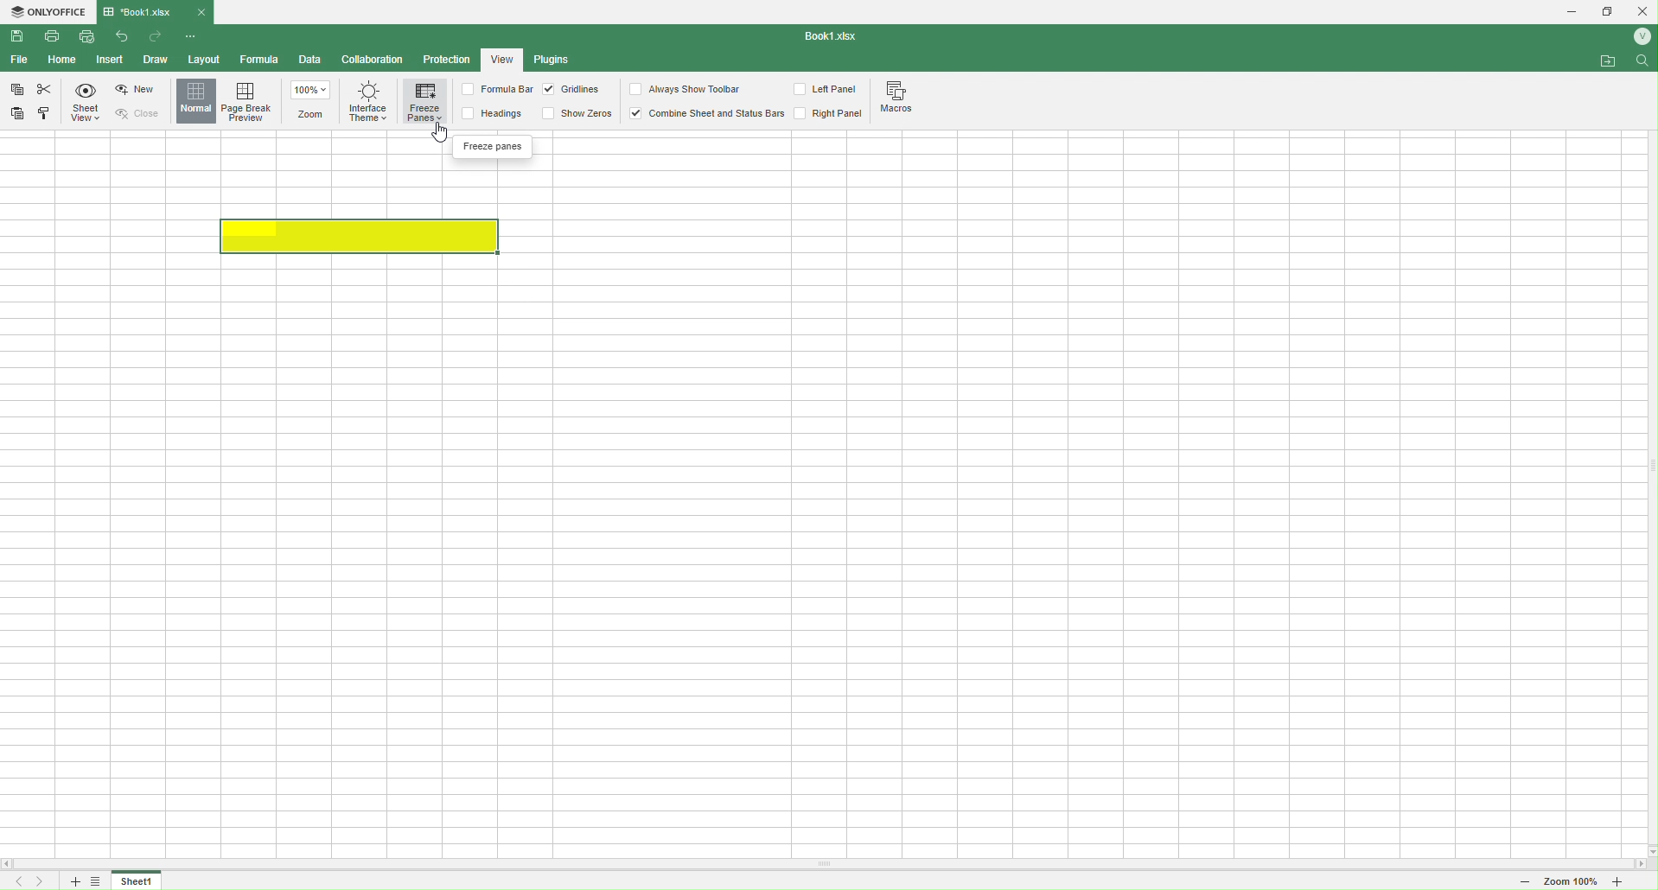  What do you see at coordinates (498, 113) in the screenshot?
I see `Headings` at bounding box center [498, 113].